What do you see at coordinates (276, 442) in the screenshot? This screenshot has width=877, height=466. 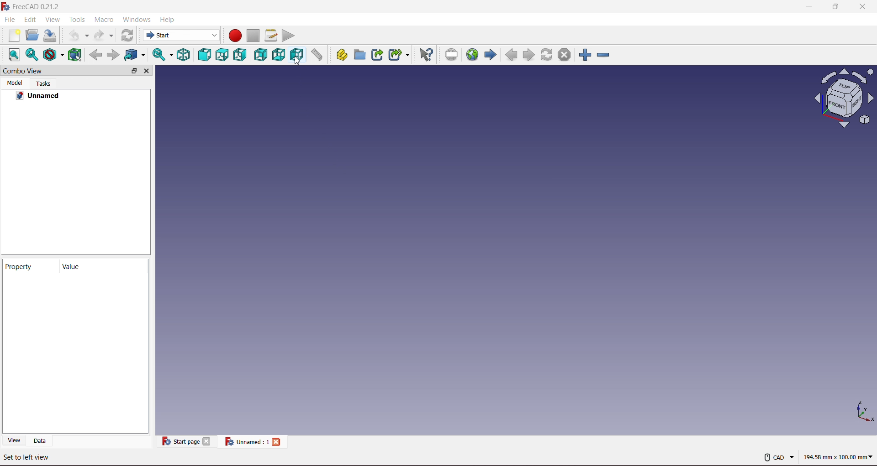 I see `Close` at bounding box center [276, 442].